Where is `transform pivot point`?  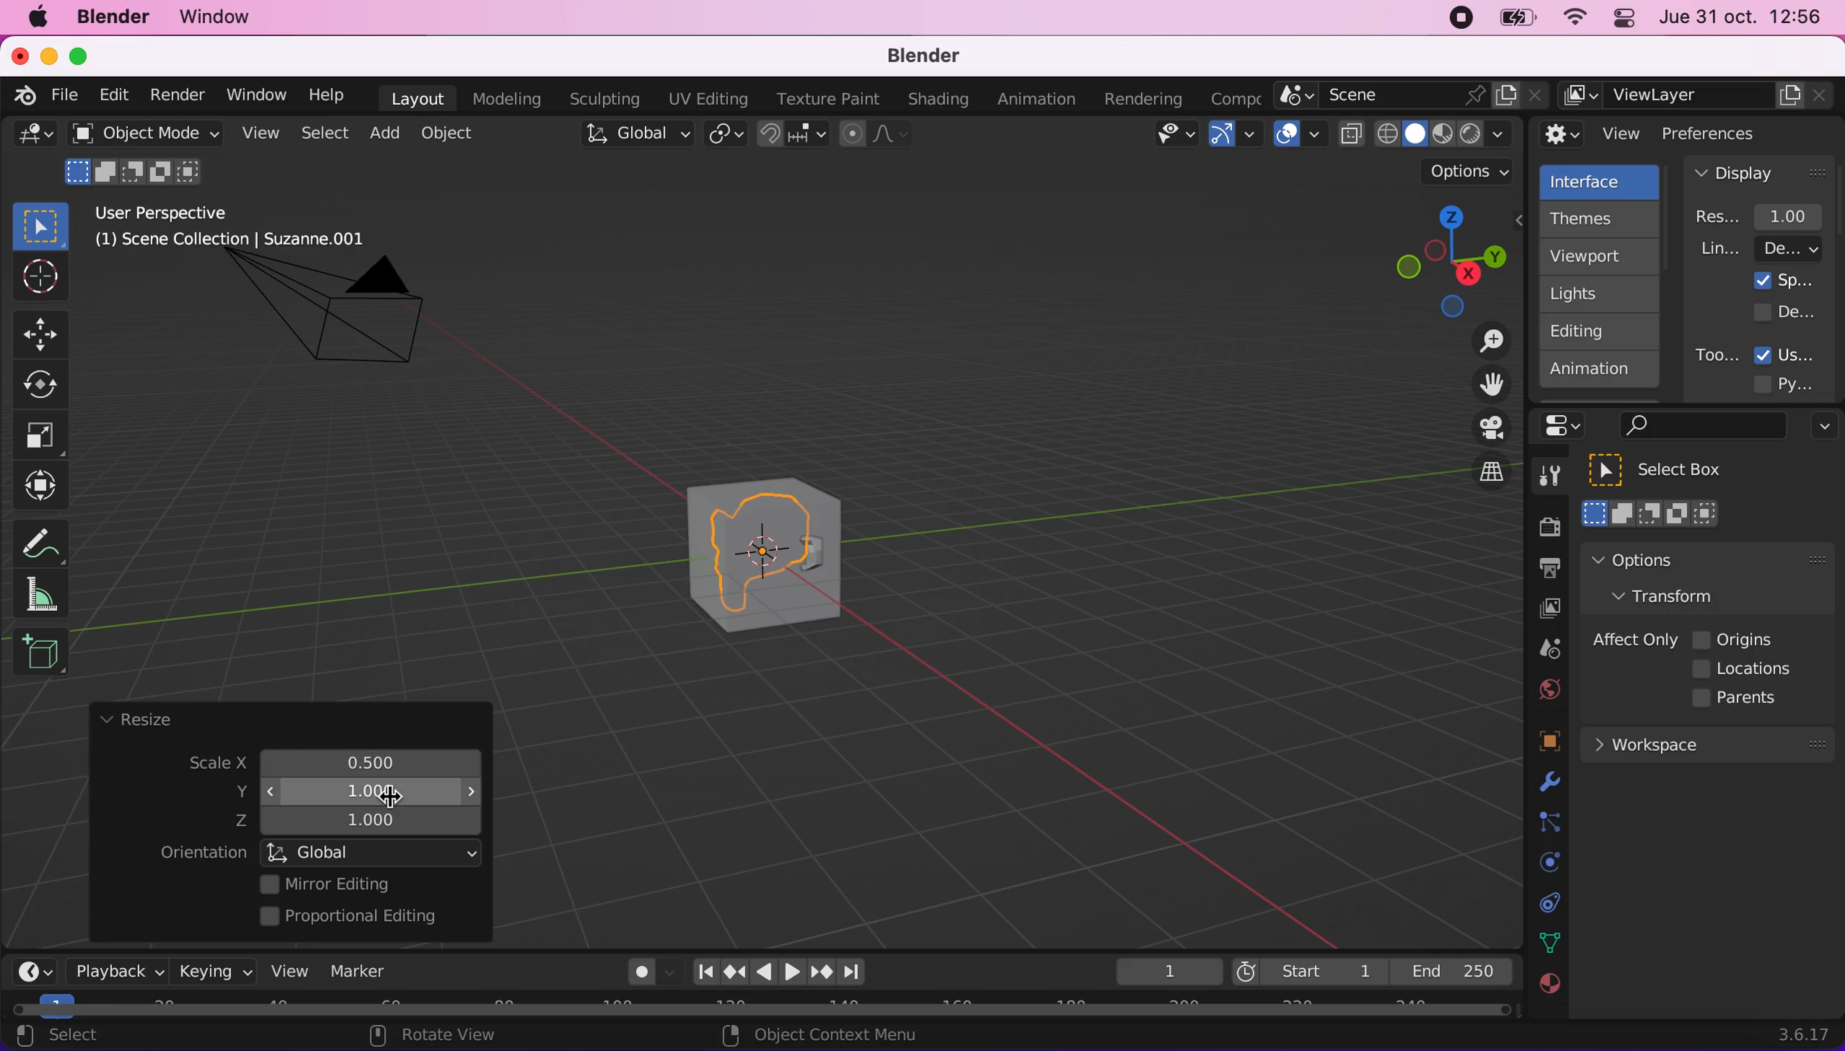
transform pivot point is located at coordinates (728, 136).